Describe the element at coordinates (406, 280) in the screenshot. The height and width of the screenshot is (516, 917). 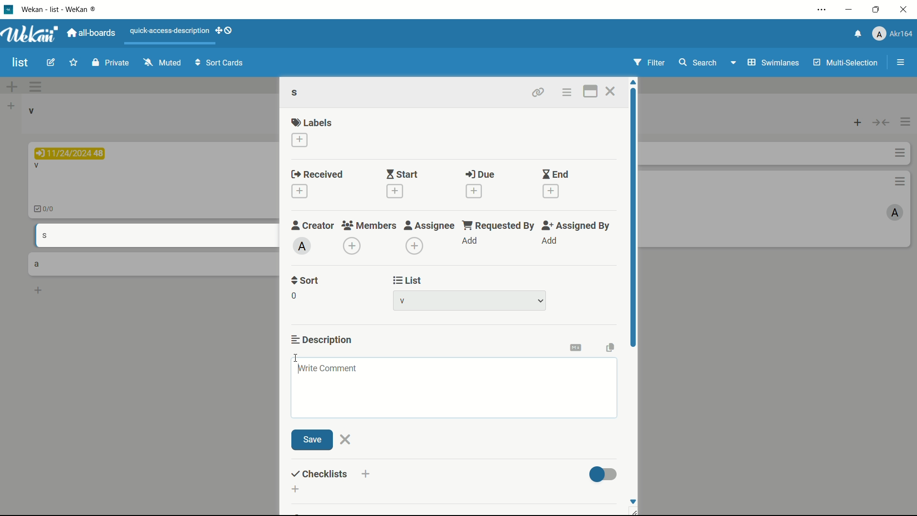
I see `list` at that location.